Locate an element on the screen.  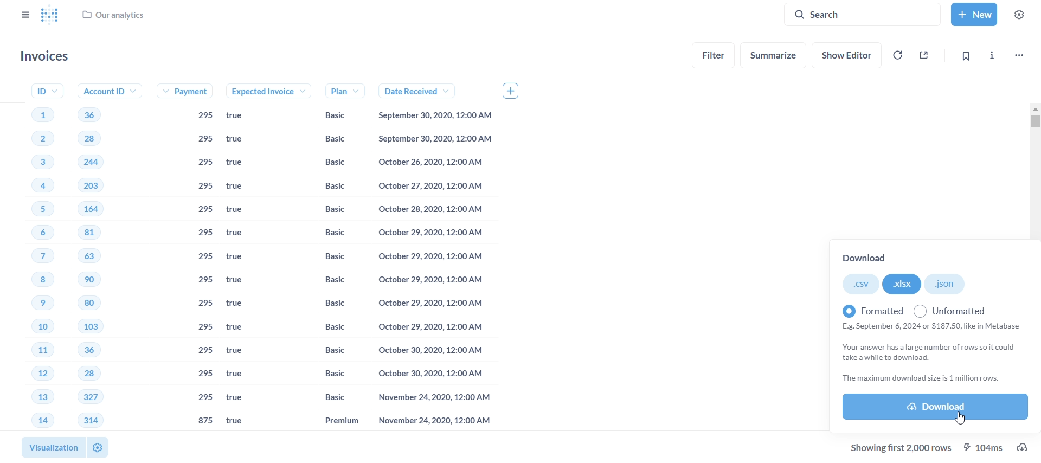
payment is located at coordinates (189, 92).